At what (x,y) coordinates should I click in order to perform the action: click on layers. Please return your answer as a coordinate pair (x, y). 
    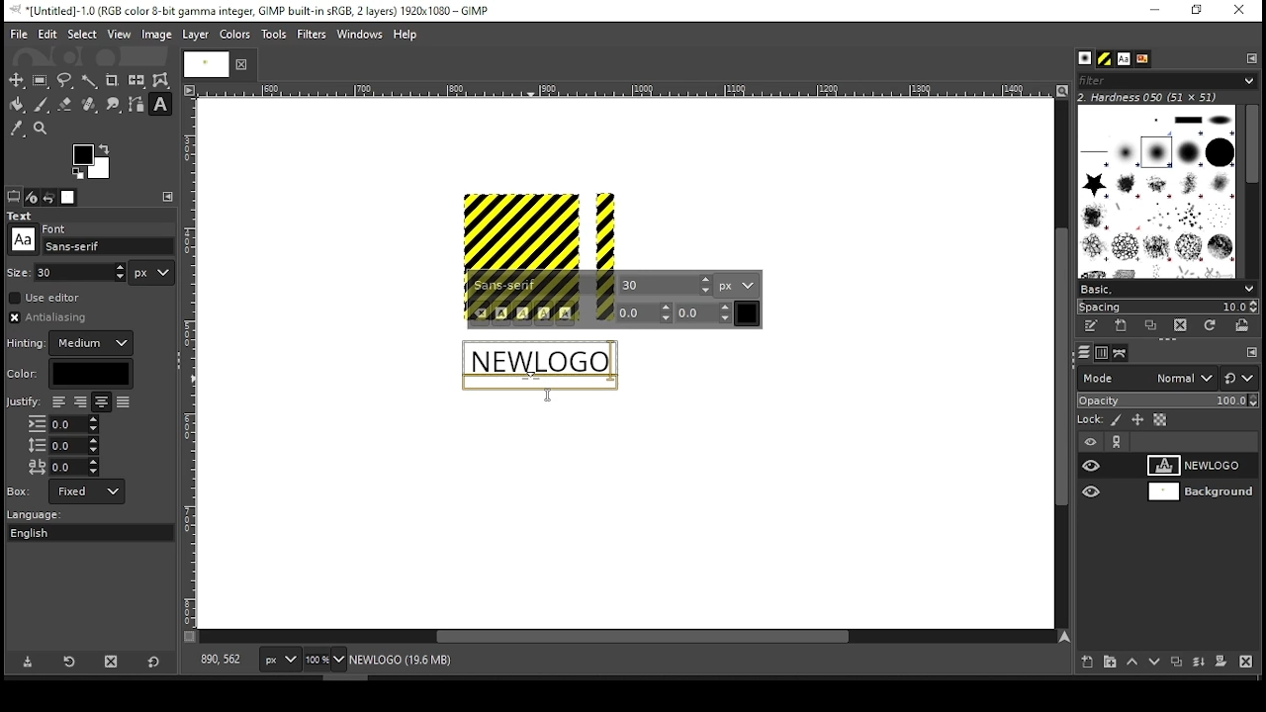
    Looking at the image, I should click on (1083, 353).